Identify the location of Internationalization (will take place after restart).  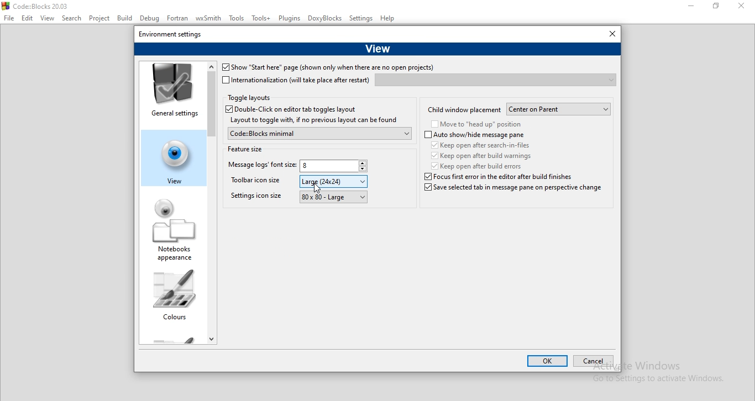
(296, 80).